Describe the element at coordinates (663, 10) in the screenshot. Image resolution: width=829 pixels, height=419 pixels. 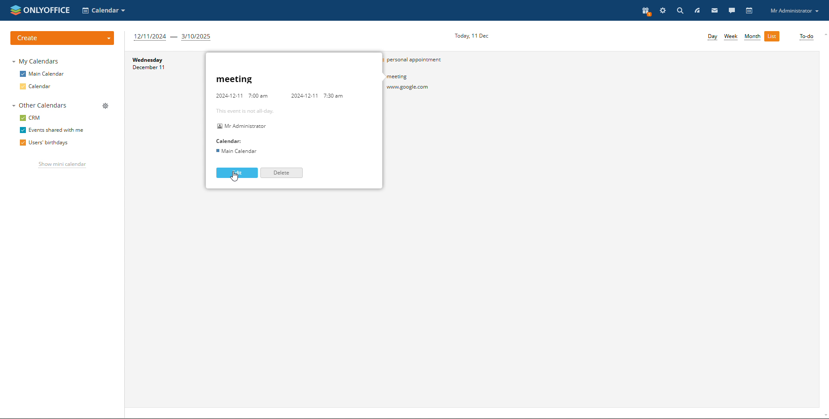
I see `settings` at that location.